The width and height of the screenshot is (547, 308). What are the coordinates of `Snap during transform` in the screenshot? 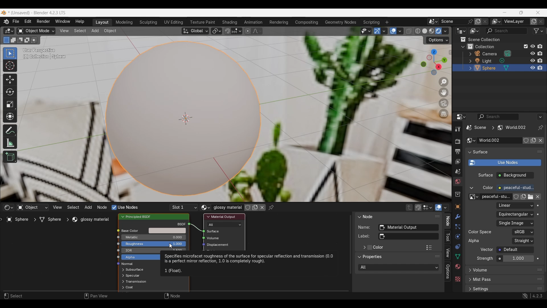 It's located at (227, 31).